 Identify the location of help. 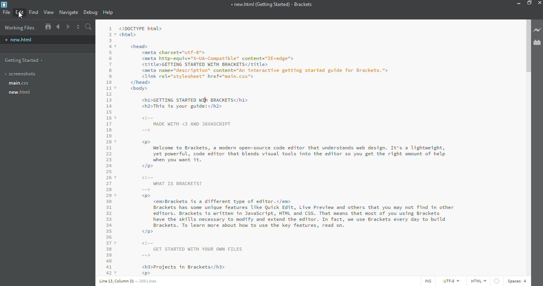
(108, 12).